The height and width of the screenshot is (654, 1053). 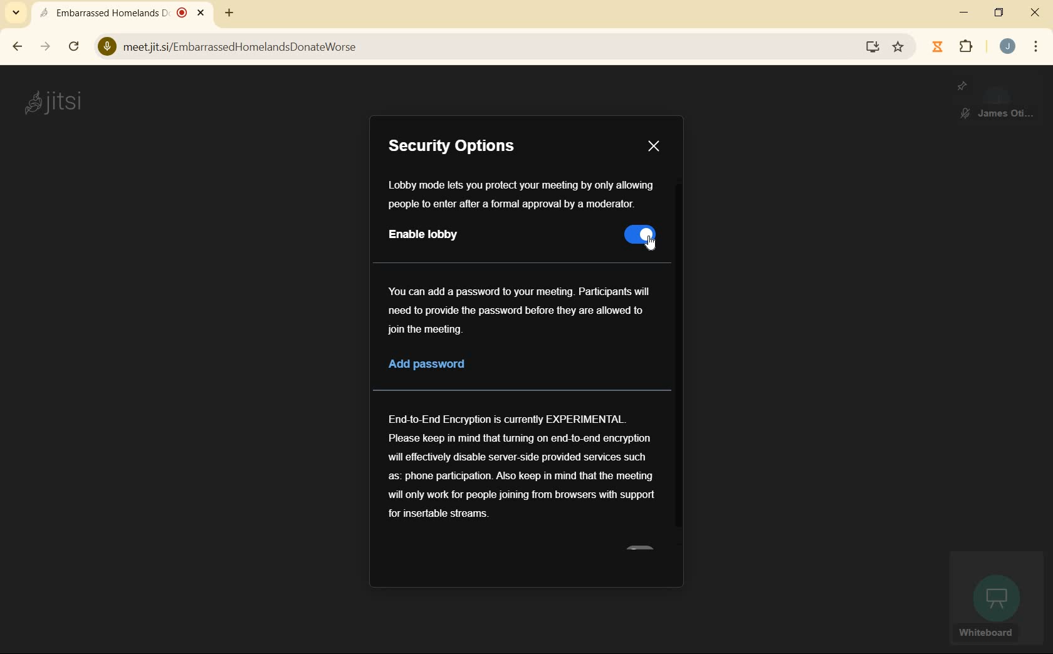 What do you see at coordinates (521, 465) in the screenshot?
I see `INFOR MATION ON END-TO-END ENCRYPTION` at bounding box center [521, 465].